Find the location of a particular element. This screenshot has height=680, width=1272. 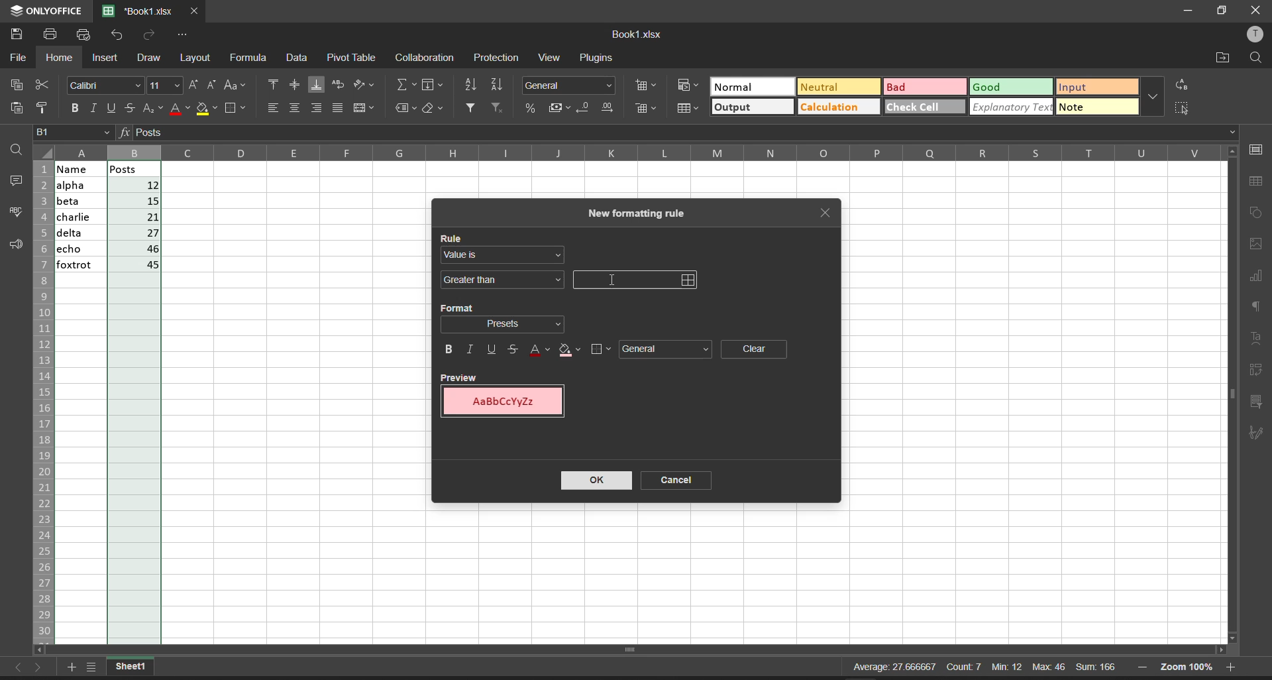

format as table is located at coordinates (691, 109).